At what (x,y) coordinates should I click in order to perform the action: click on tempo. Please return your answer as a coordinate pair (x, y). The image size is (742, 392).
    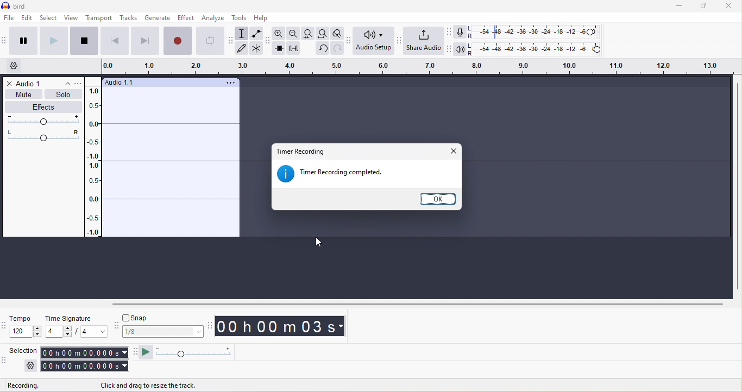
    Looking at the image, I should click on (26, 333).